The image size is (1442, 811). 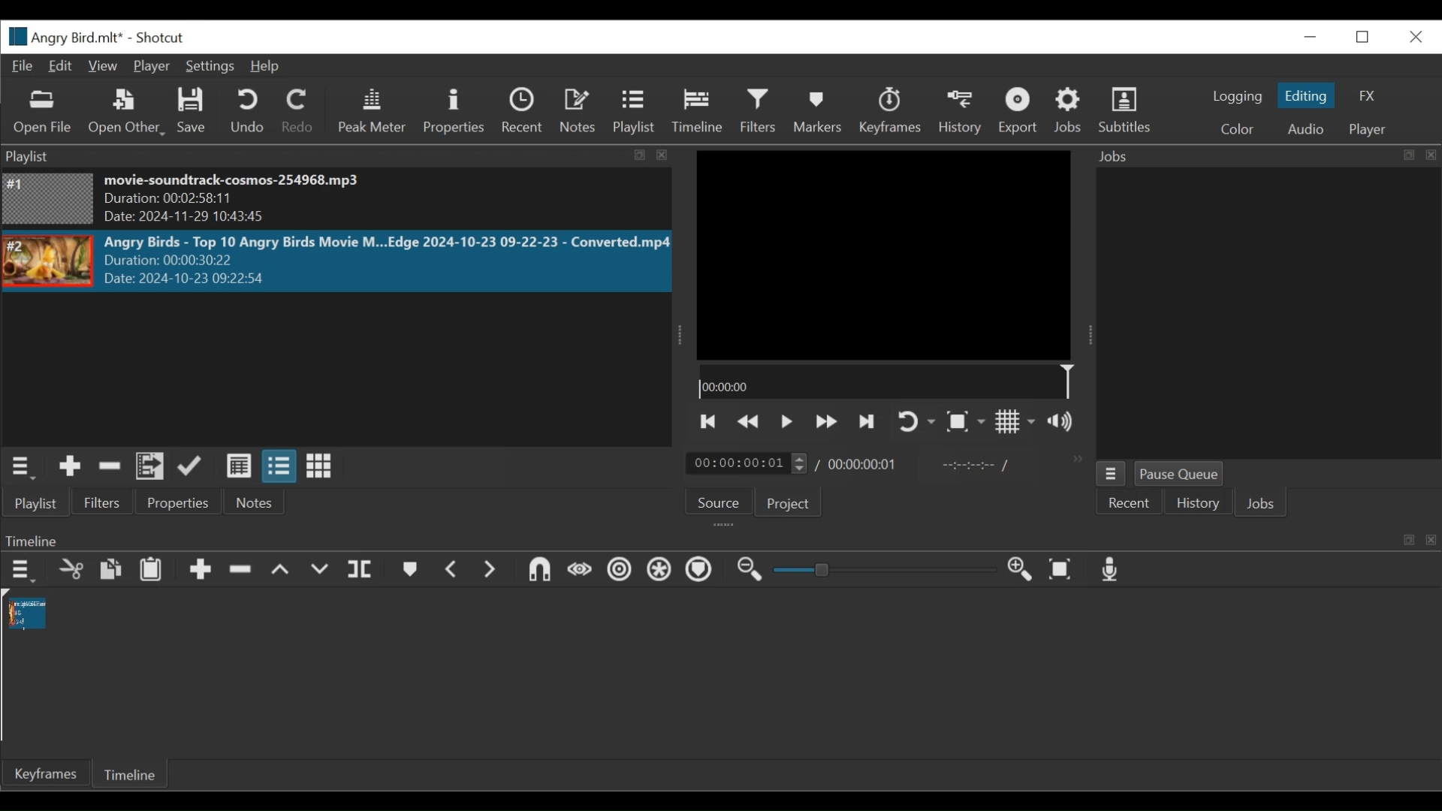 I want to click on Remove cut, so click(x=110, y=468).